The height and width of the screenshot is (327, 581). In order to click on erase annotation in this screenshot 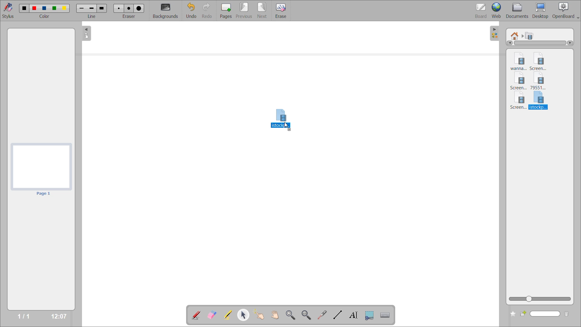, I will do `click(211, 314)`.